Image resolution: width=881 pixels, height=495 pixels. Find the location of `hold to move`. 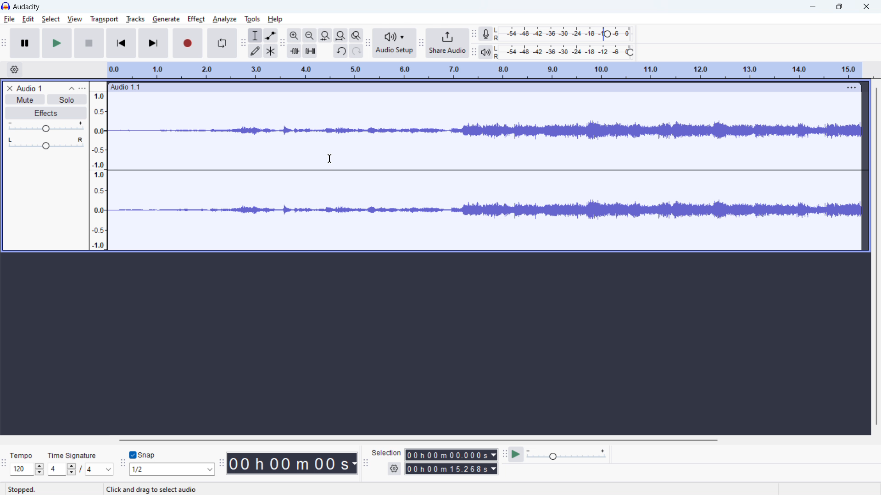

hold to move is located at coordinates (474, 87).